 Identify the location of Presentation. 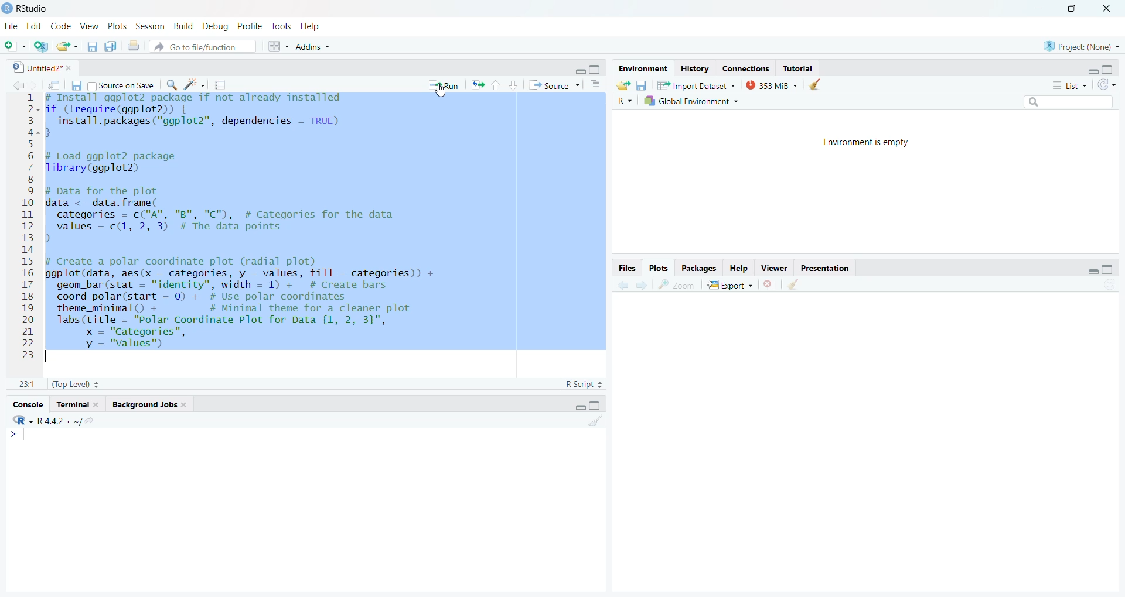
(827, 268).